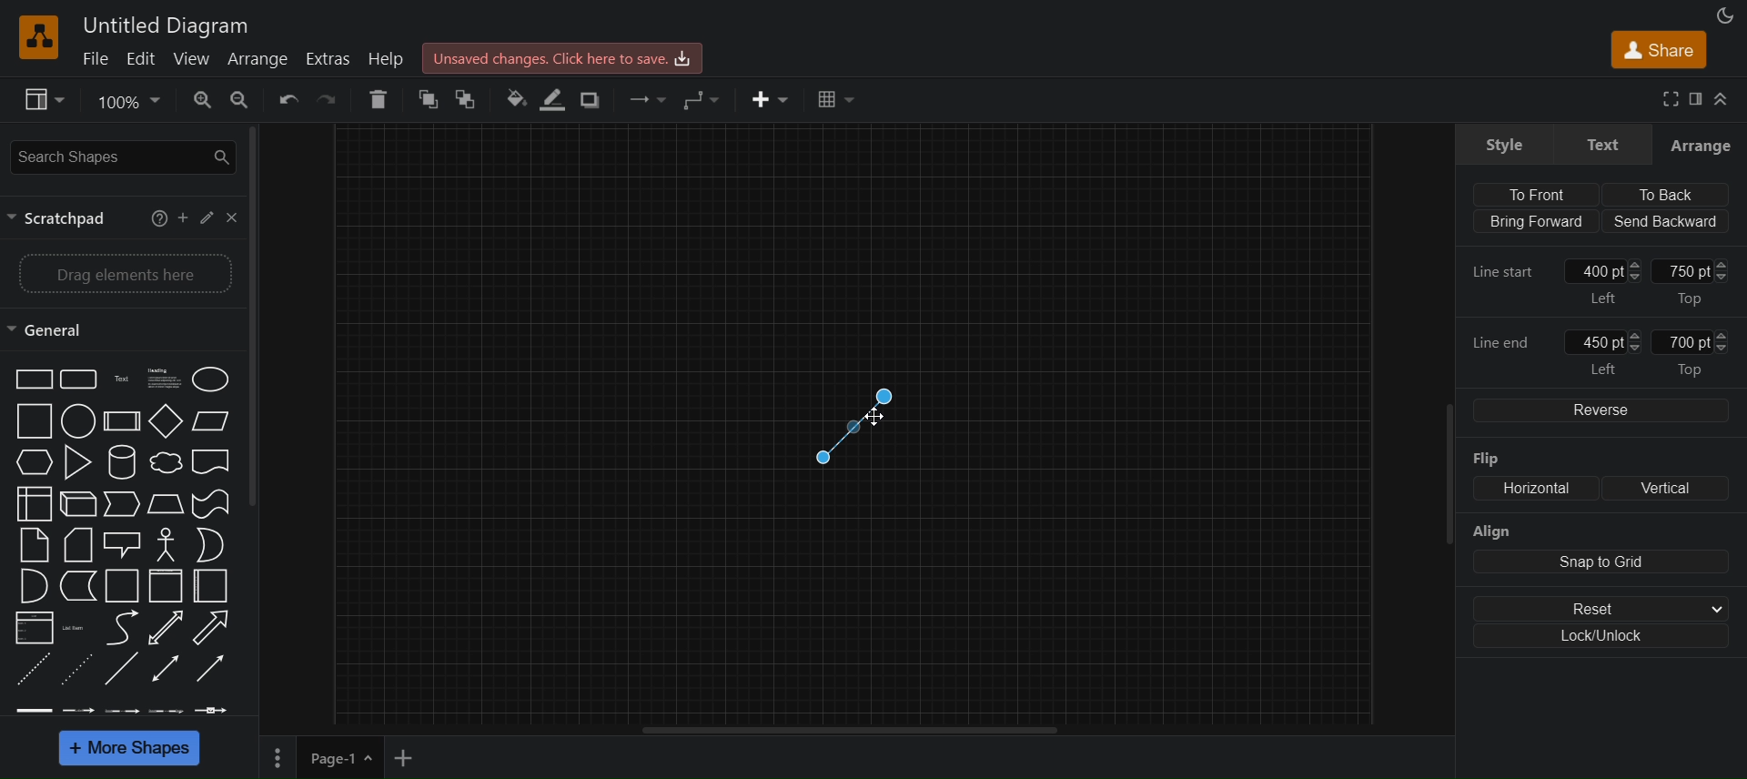  Describe the element at coordinates (1723, 16) in the screenshot. I see `appearance` at that location.